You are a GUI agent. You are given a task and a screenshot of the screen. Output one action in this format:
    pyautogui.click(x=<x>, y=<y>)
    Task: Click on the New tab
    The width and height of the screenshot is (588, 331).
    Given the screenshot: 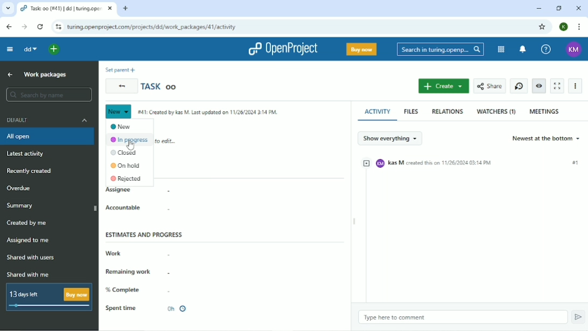 What is the action you would take?
    pyautogui.click(x=125, y=9)
    